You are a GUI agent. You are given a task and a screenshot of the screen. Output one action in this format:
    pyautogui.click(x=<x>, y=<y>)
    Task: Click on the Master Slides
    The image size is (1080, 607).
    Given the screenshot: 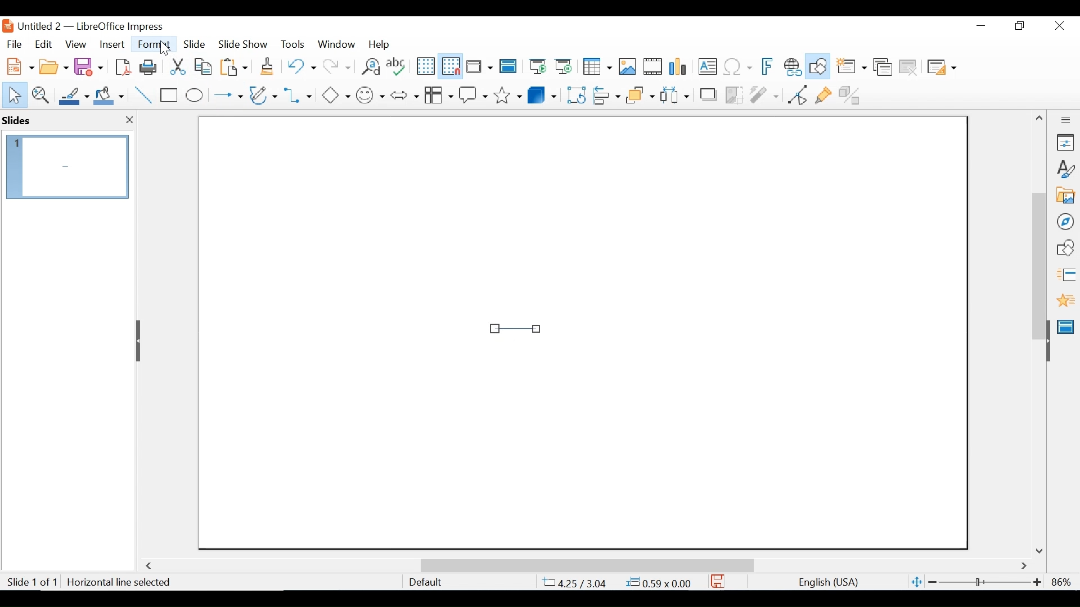 What is the action you would take?
    pyautogui.click(x=508, y=67)
    